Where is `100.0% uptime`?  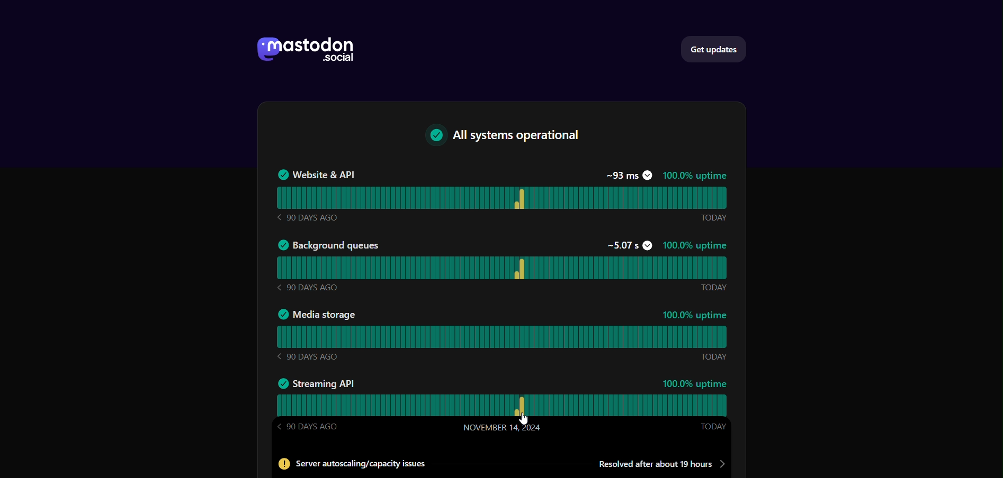
100.0% uptime is located at coordinates (695, 246).